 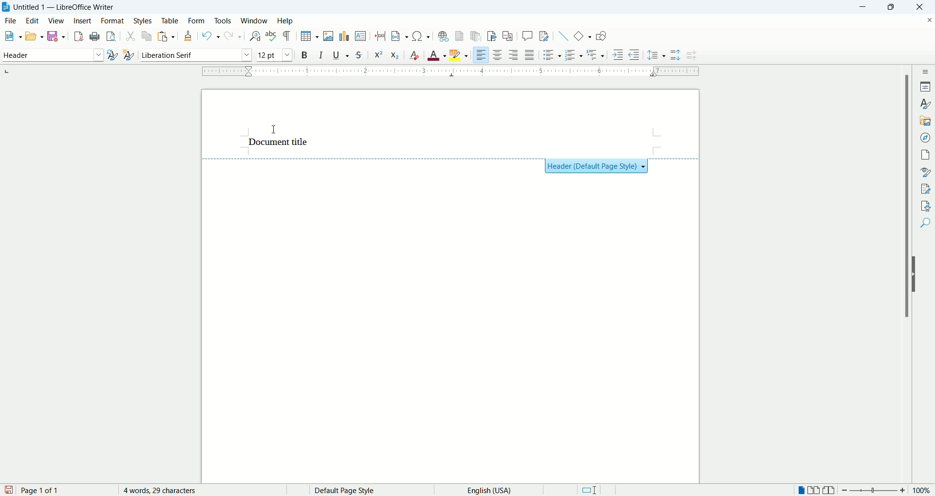 I want to click on standard selection, so click(x=589, y=490).